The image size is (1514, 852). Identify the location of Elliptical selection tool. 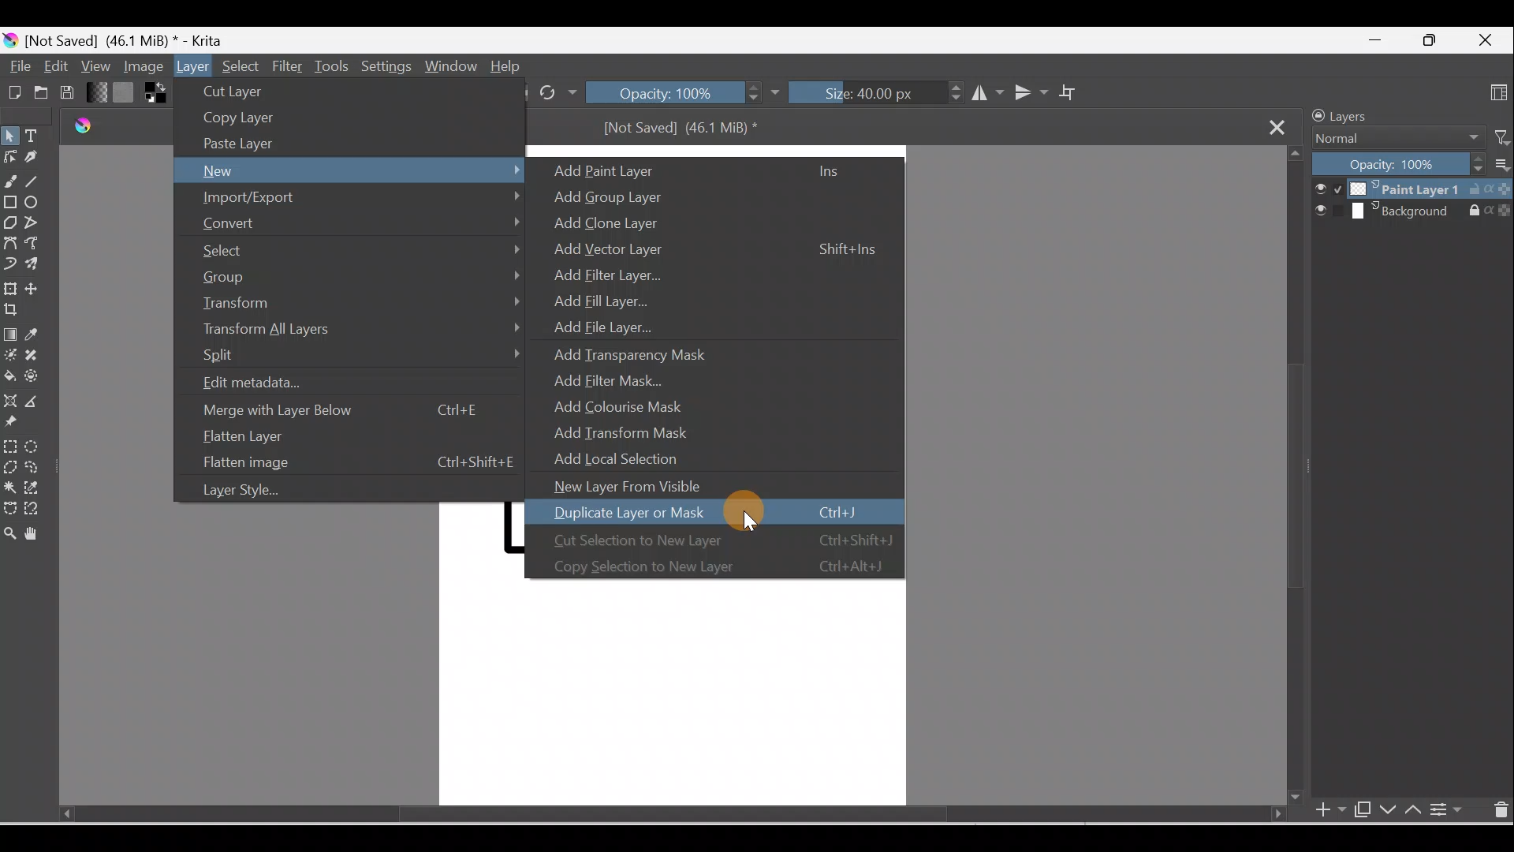
(35, 447).